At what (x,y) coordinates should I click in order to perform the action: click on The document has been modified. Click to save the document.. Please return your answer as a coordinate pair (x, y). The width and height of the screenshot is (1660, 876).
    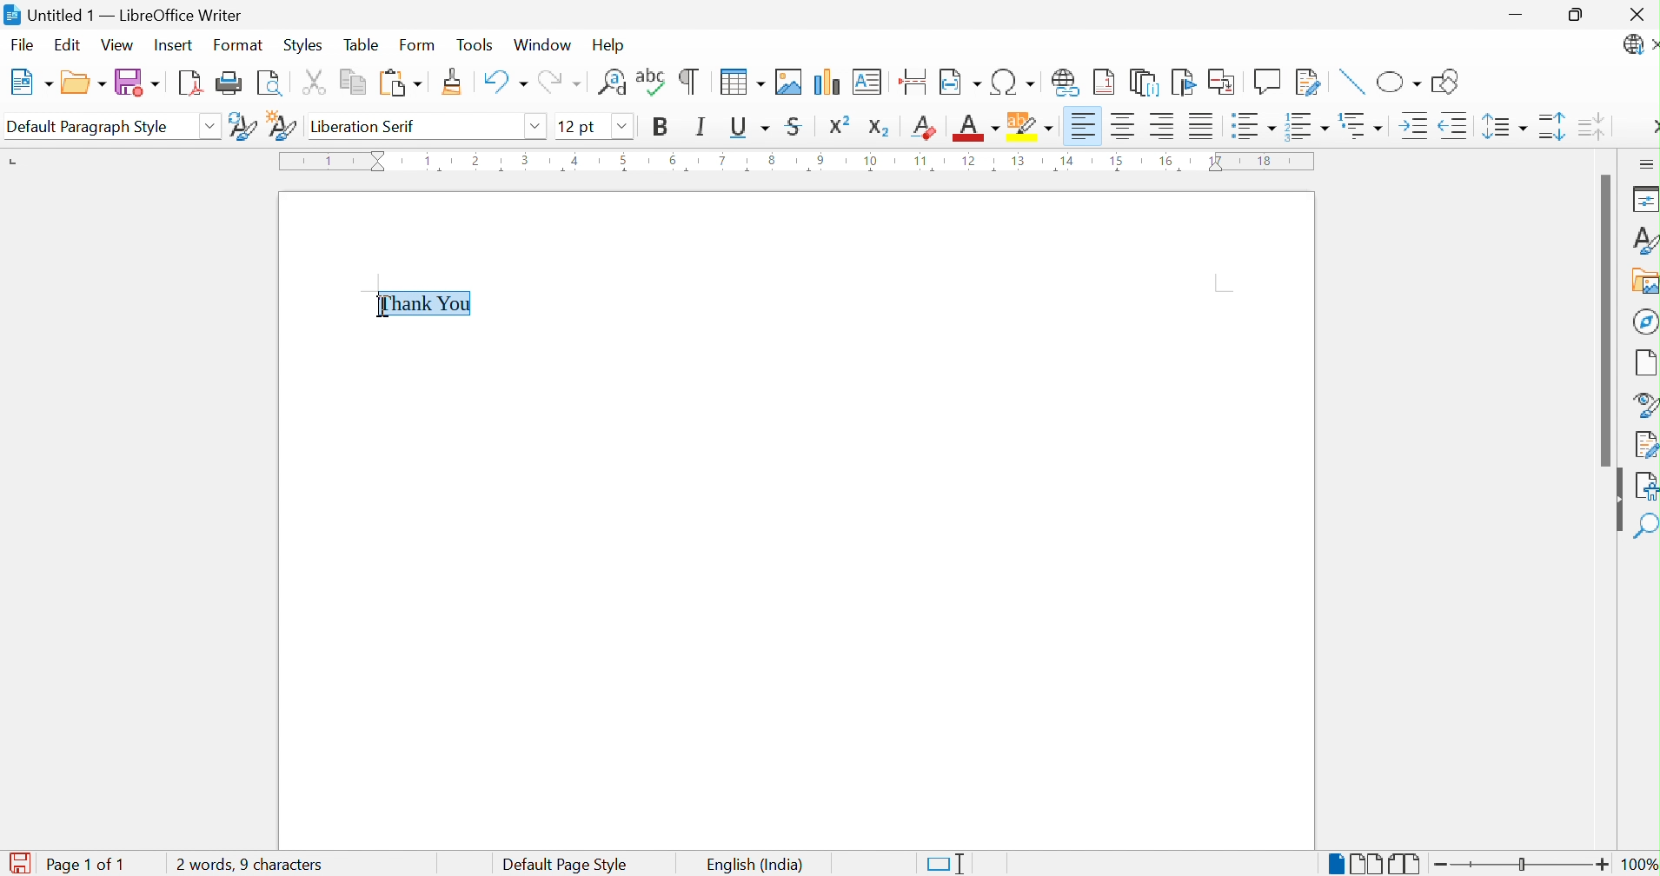
    Looking at the image, I should click on (18, 862).